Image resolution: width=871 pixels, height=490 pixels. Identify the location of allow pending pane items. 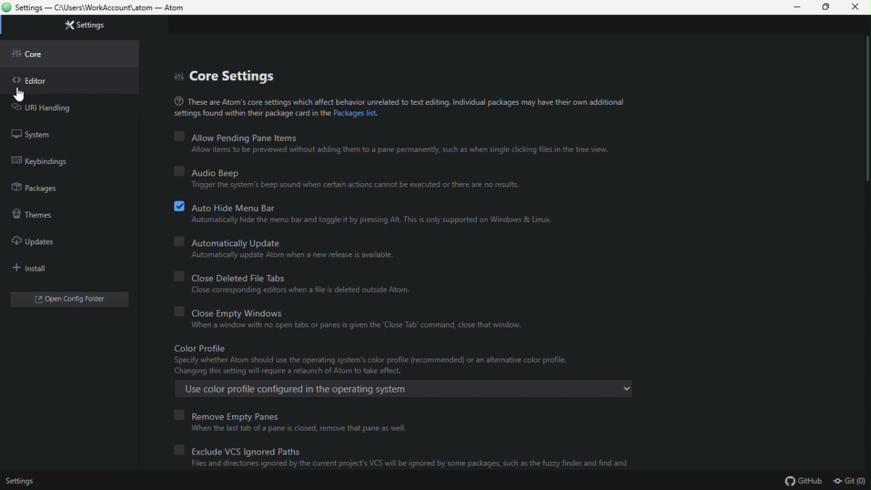
(393, 137).